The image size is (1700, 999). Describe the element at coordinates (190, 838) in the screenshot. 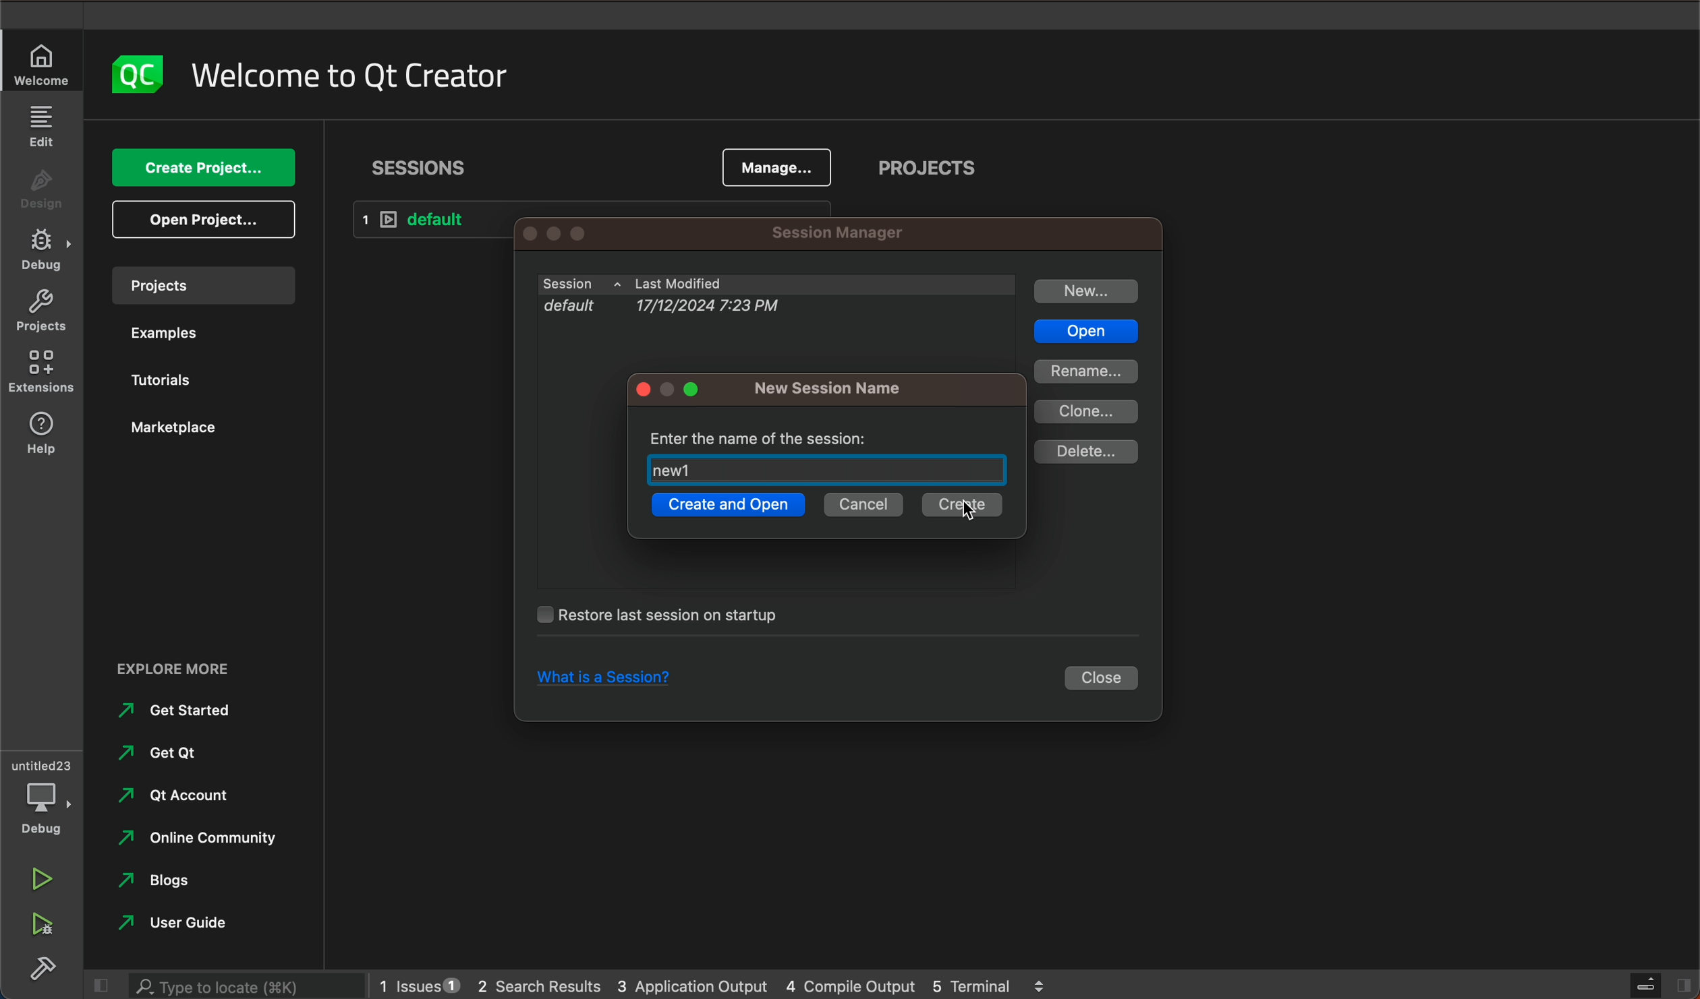

I see `online community` at that location.